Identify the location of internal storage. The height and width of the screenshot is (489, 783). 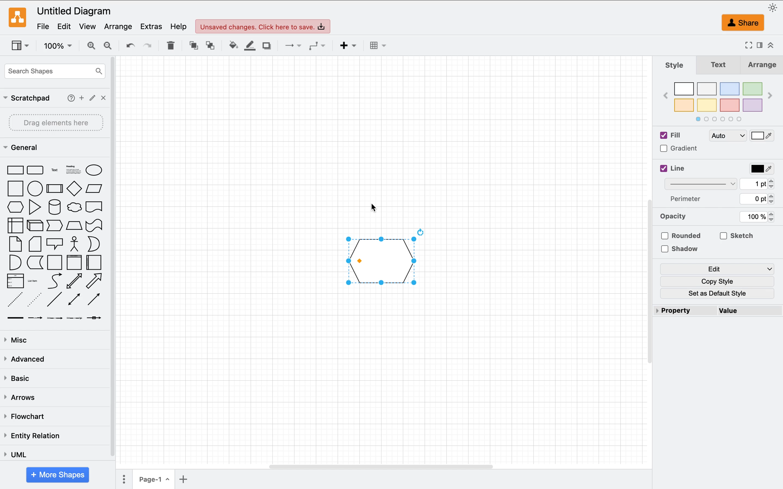
(15, 226).